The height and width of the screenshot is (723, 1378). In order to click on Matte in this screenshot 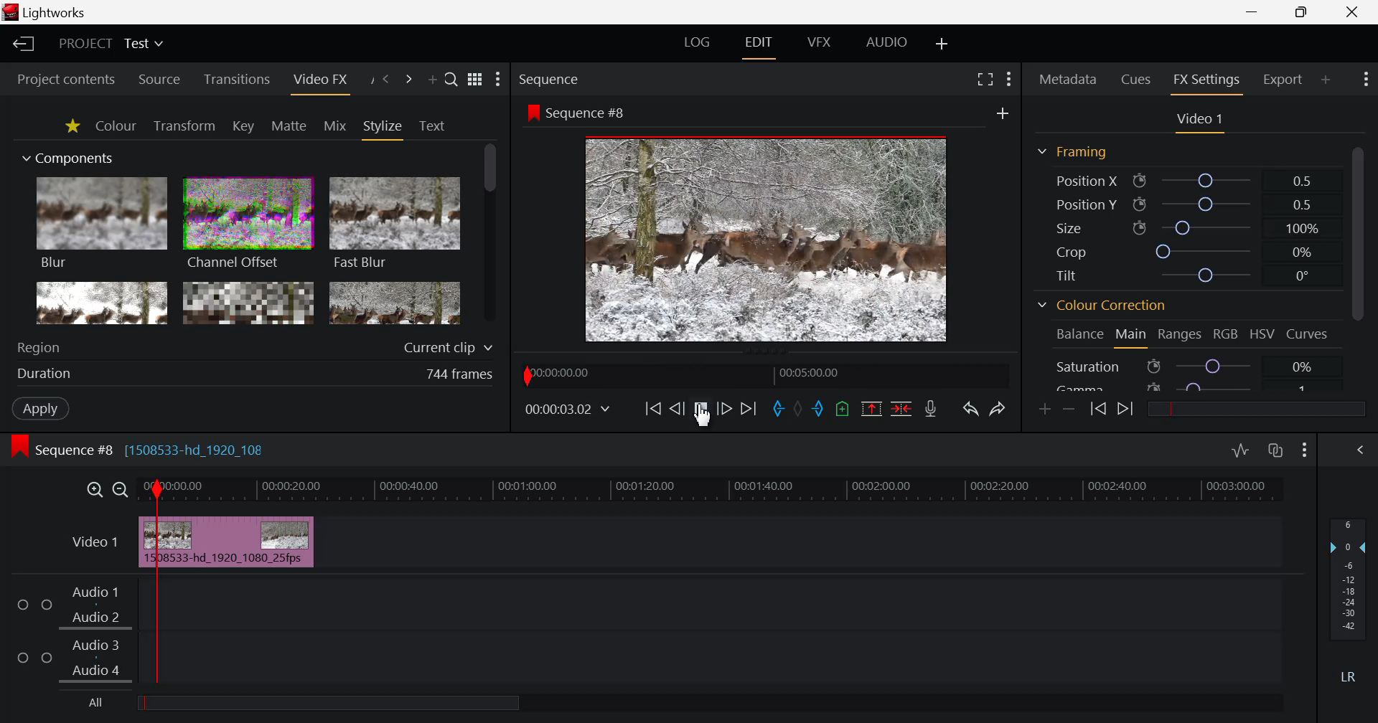, I will do `click(289, 126)`.